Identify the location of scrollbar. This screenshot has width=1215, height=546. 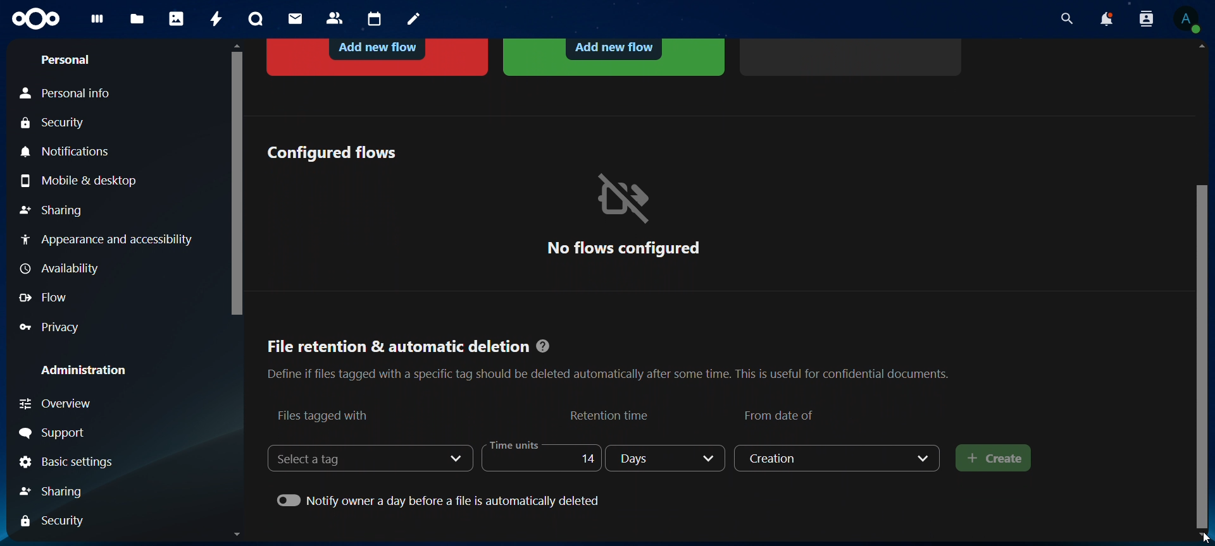
(234, 180).